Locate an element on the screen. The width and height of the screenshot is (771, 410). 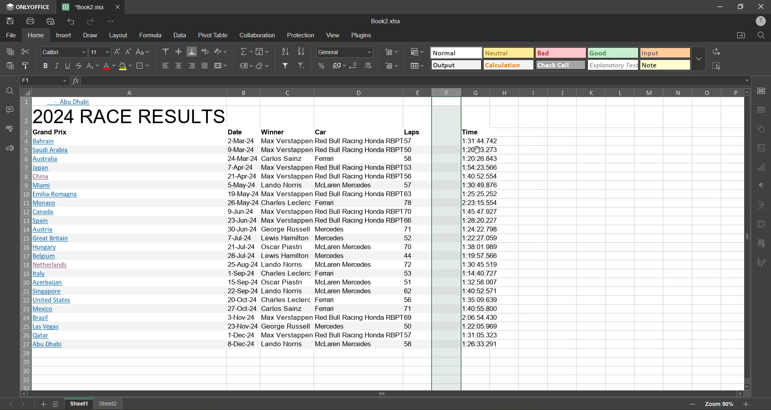
11:22:05.969 is located at coordinates (479, 327).